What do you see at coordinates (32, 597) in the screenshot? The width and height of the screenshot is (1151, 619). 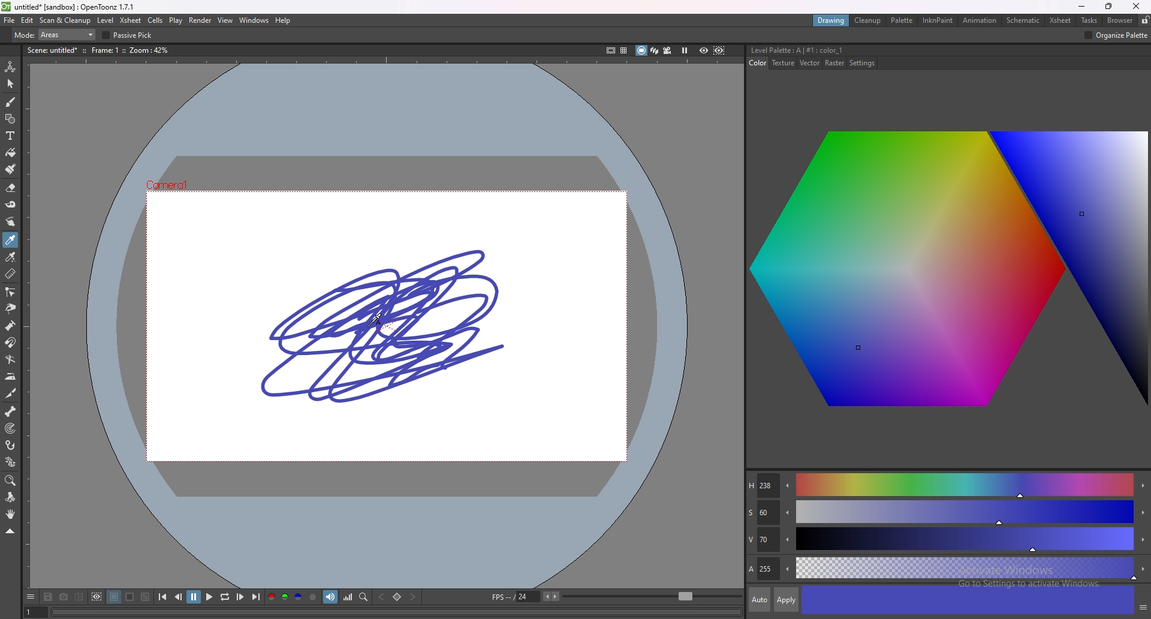 I see `options` at bounding box center [32, 597].